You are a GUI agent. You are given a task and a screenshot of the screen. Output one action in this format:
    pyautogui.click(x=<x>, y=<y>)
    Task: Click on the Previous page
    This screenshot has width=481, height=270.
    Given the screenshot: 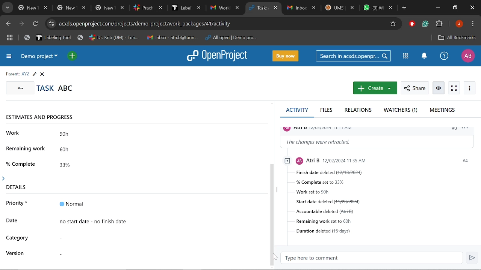 What is the action you would take?
    pyautogui.click(x=9, y=24)
    